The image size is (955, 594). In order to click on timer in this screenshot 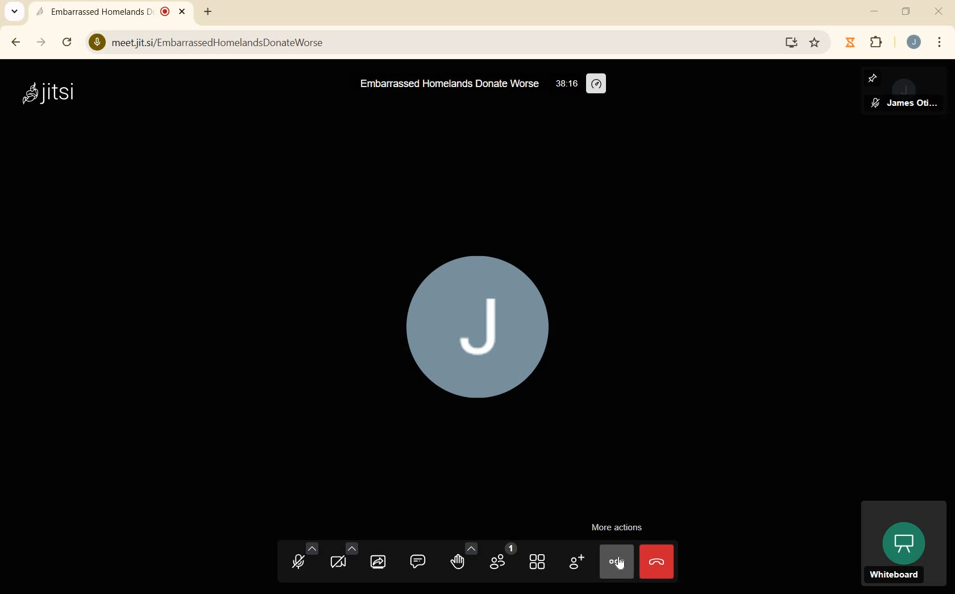, I will do `click(566, 83)`.